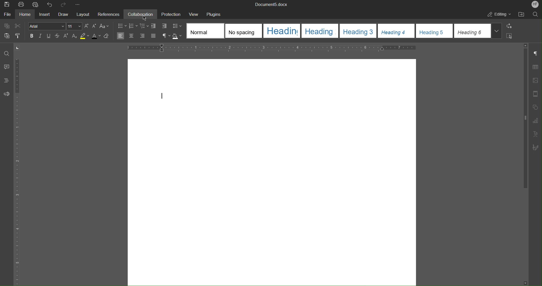 This screenshot has height=286, width=542. I want to click on Layout, so click(86, 14).